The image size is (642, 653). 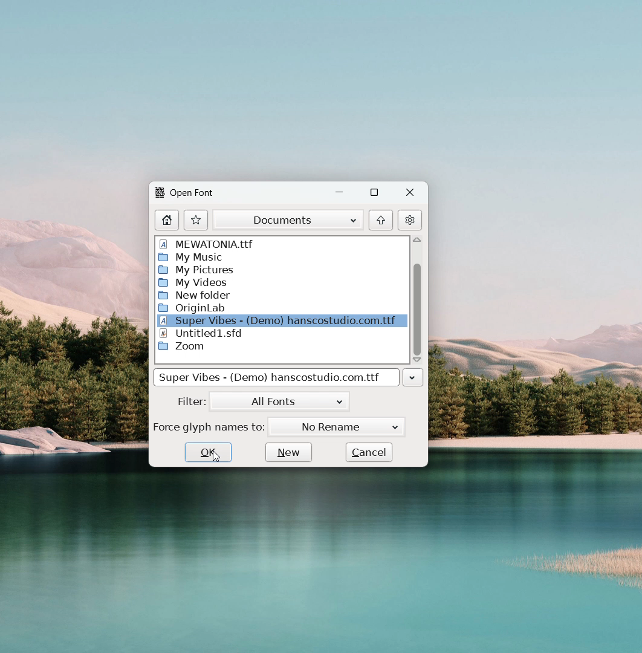 I want to click on scroll up, so click(x=417, y=239).